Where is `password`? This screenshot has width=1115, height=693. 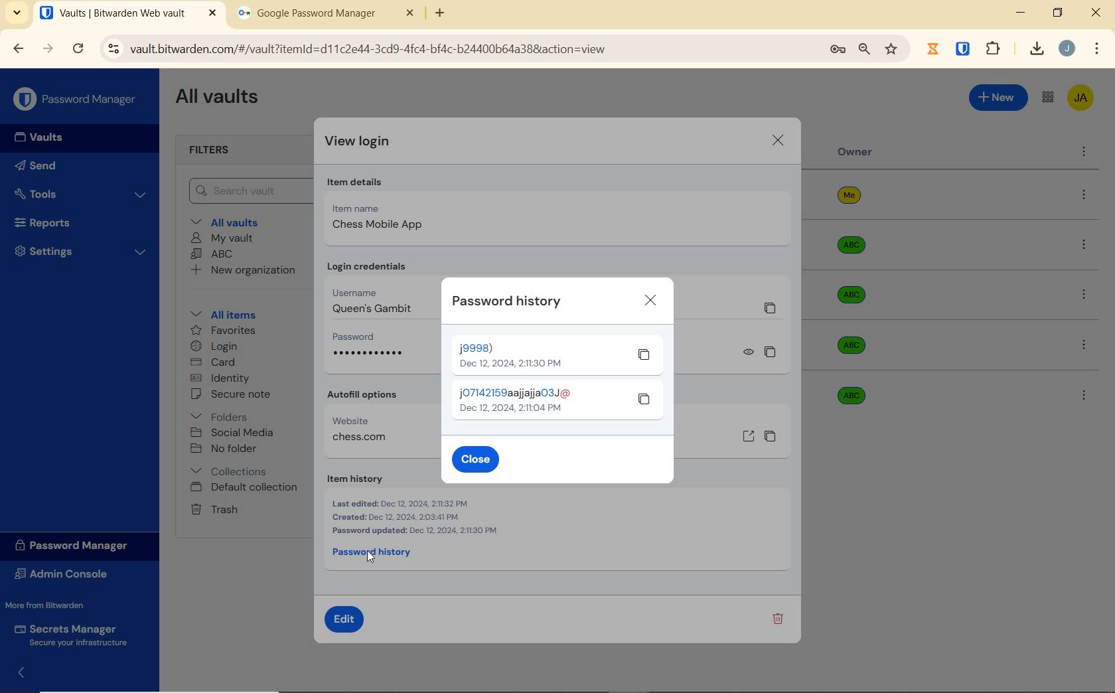 password is located at coordinates (510, 353).